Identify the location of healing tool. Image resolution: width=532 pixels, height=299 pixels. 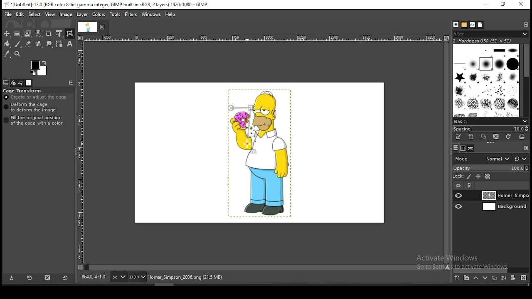
(39, 44).